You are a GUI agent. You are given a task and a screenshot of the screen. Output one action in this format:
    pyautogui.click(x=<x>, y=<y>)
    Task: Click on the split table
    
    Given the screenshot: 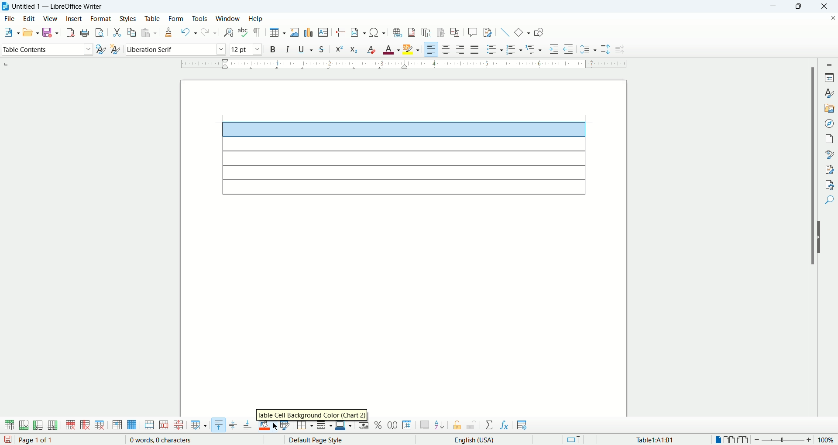 What is the action you would take?
    pyautogui.click(x=178, y=425)
    